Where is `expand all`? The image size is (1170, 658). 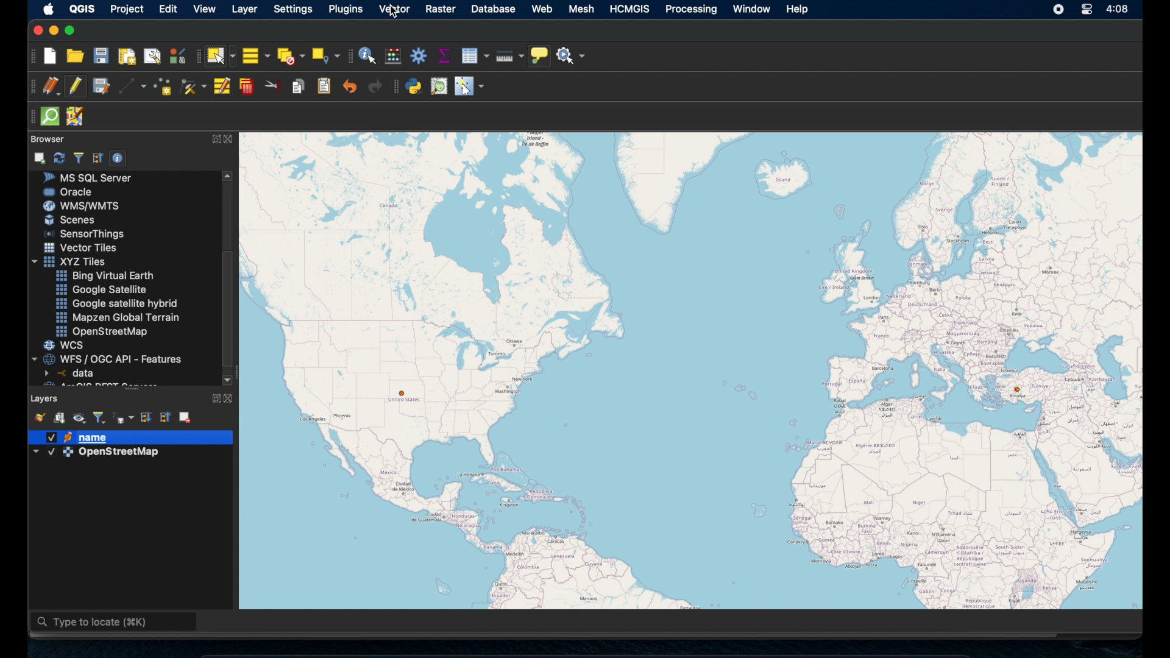 expand all is located at coordinates (145, 416).